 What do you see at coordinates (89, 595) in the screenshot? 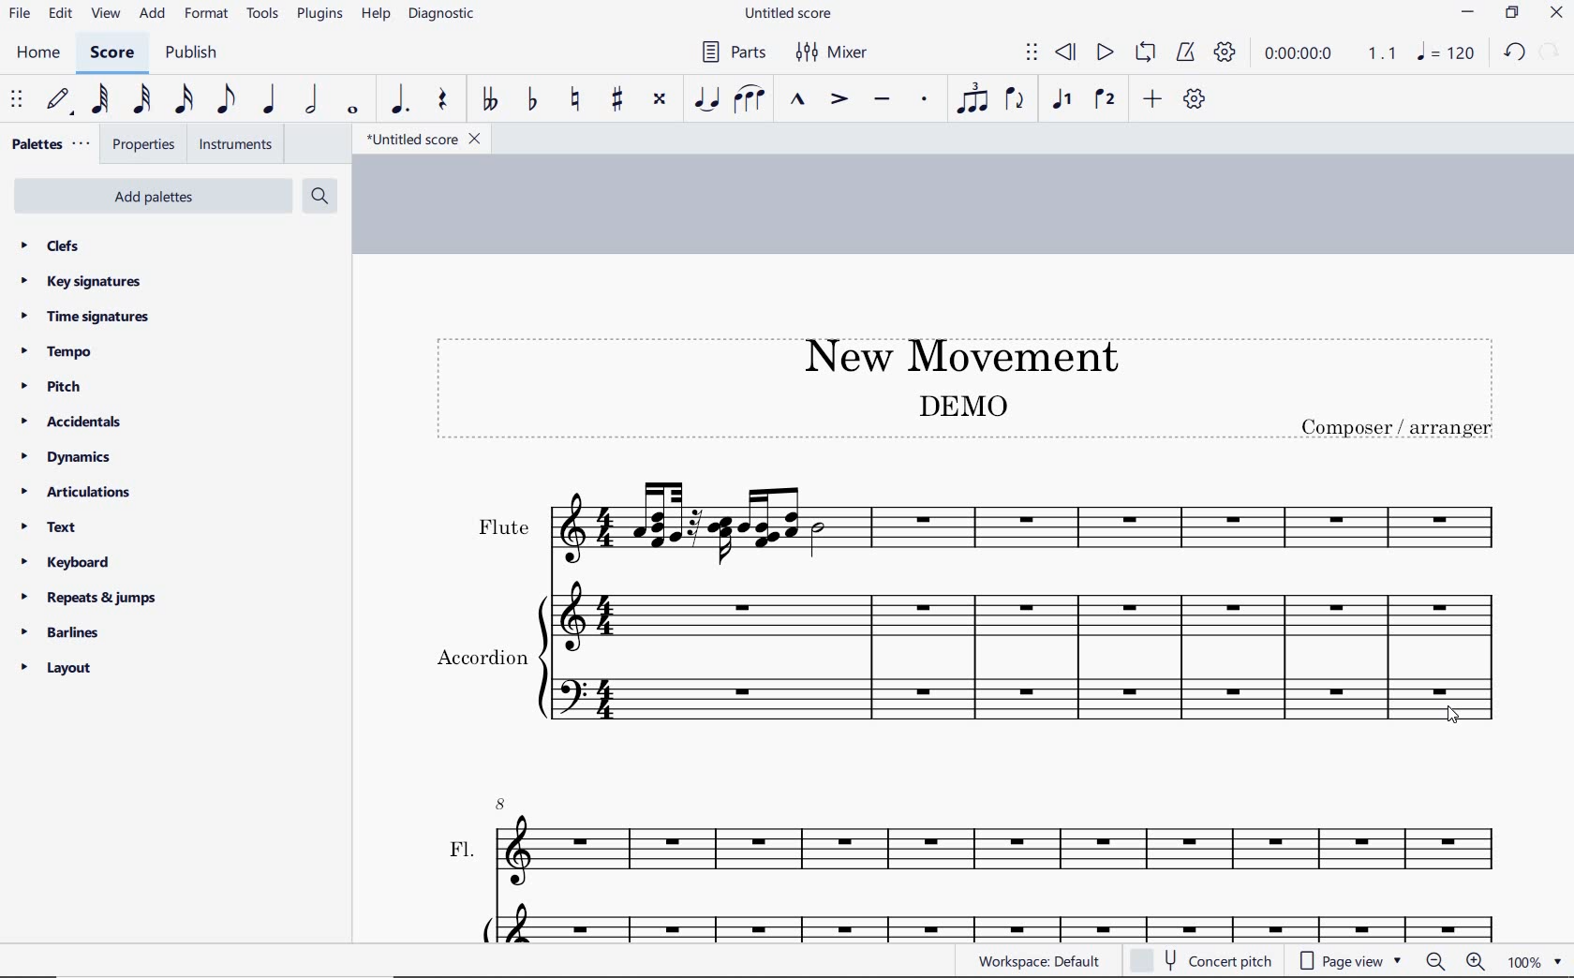
I see `repeats & jumps` at bounding box center [89, 595].